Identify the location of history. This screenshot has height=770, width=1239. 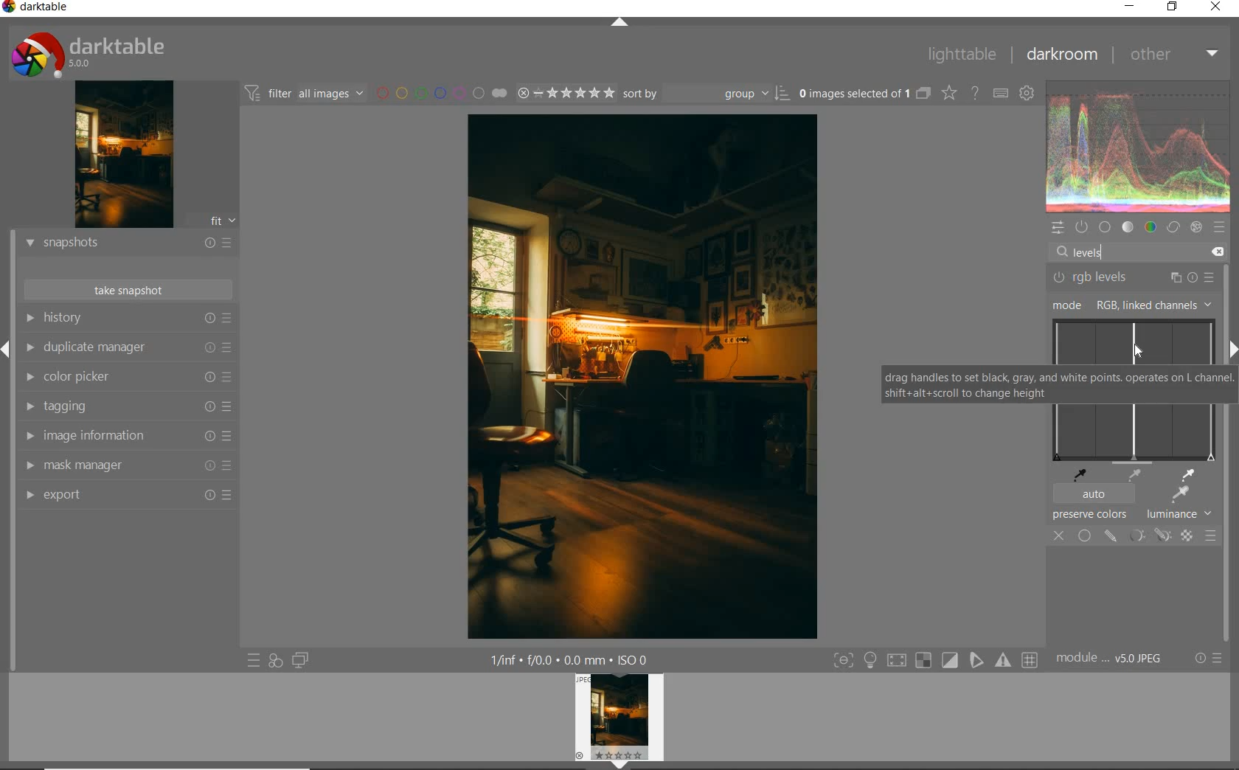
(128, 318).